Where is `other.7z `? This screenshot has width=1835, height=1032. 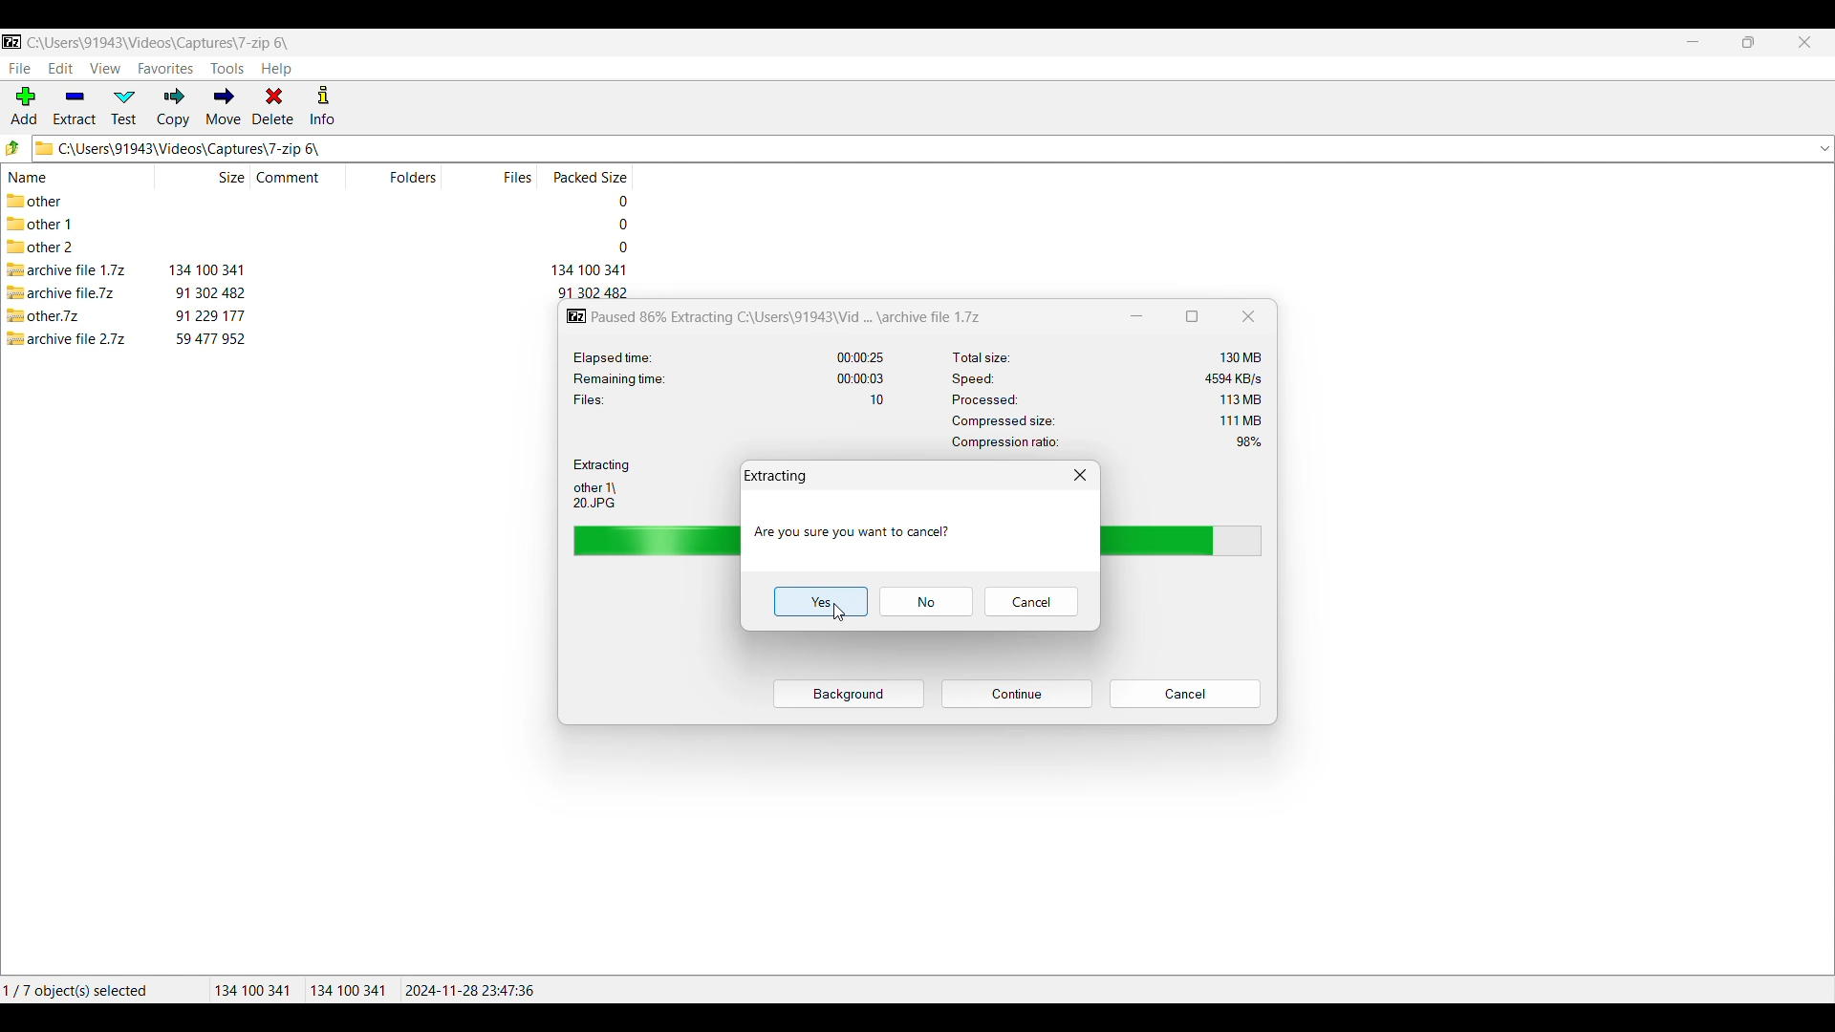
other.7z  is located at coordinates (44, 315).